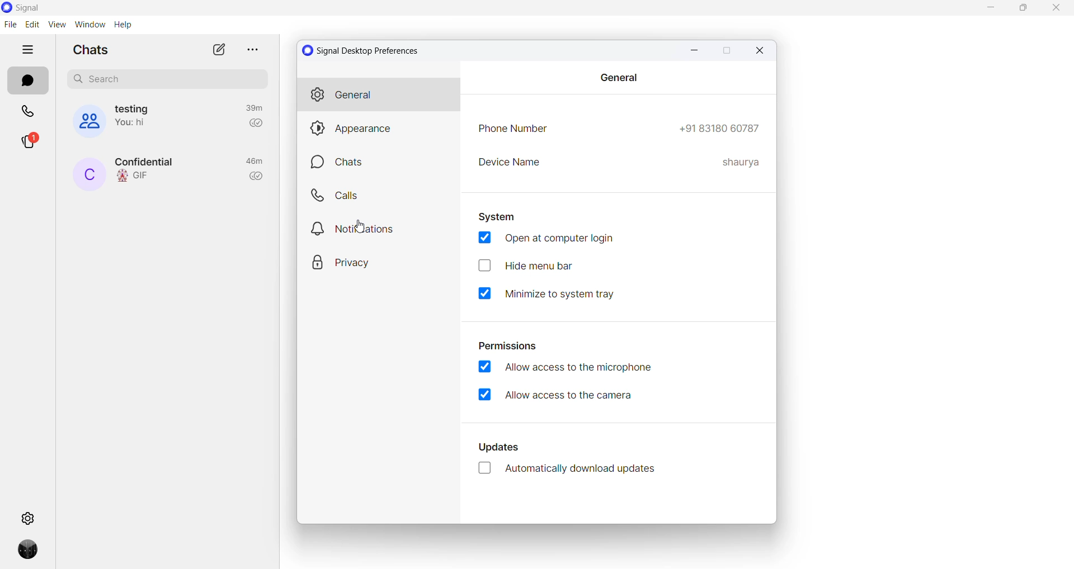  I want to click on hide tabs, so click(30, 50).